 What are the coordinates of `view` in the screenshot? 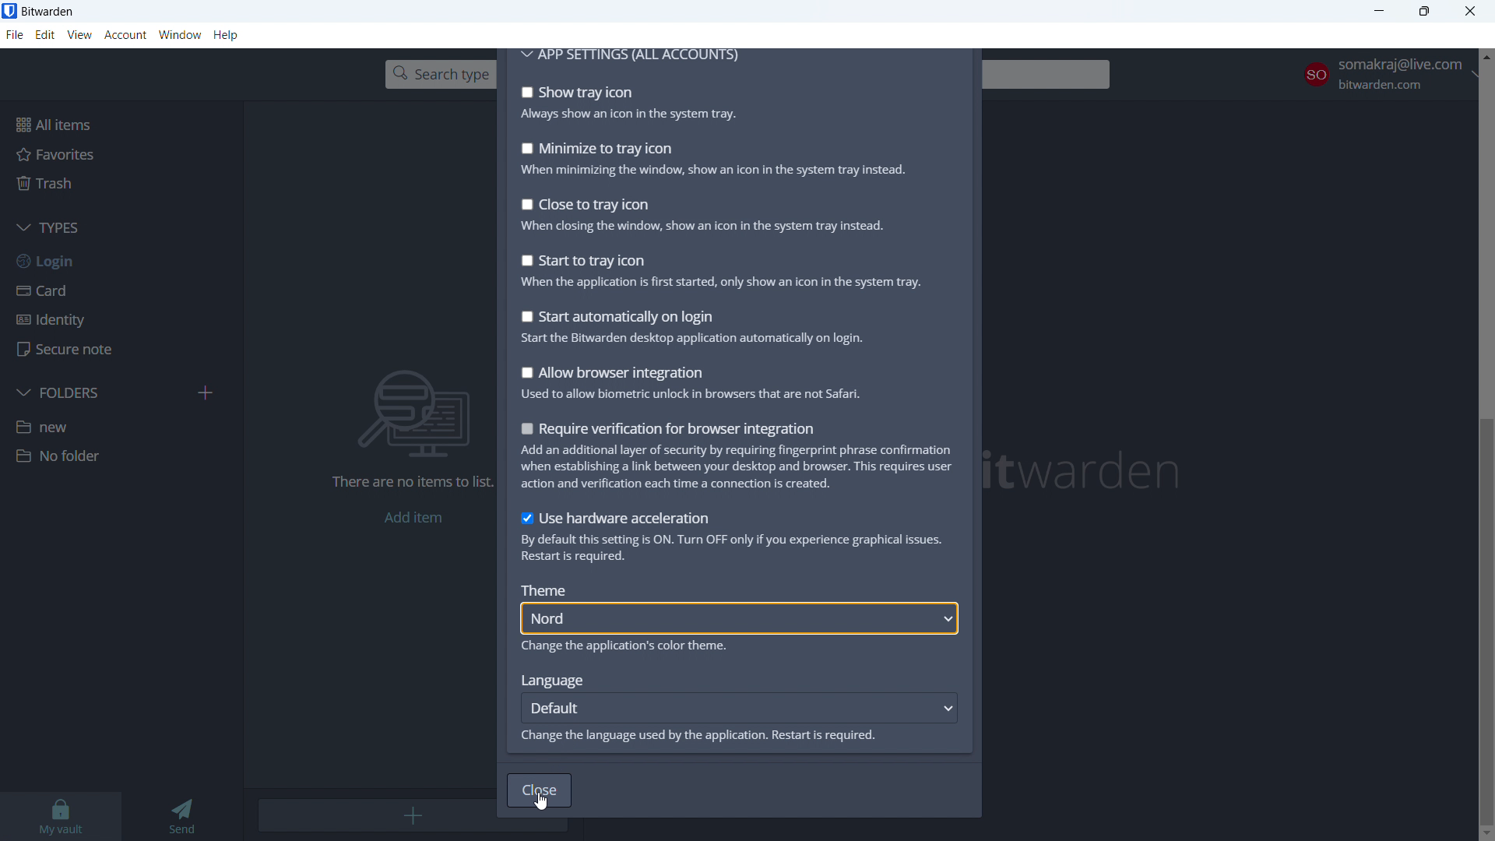 It's located at (79, 35).